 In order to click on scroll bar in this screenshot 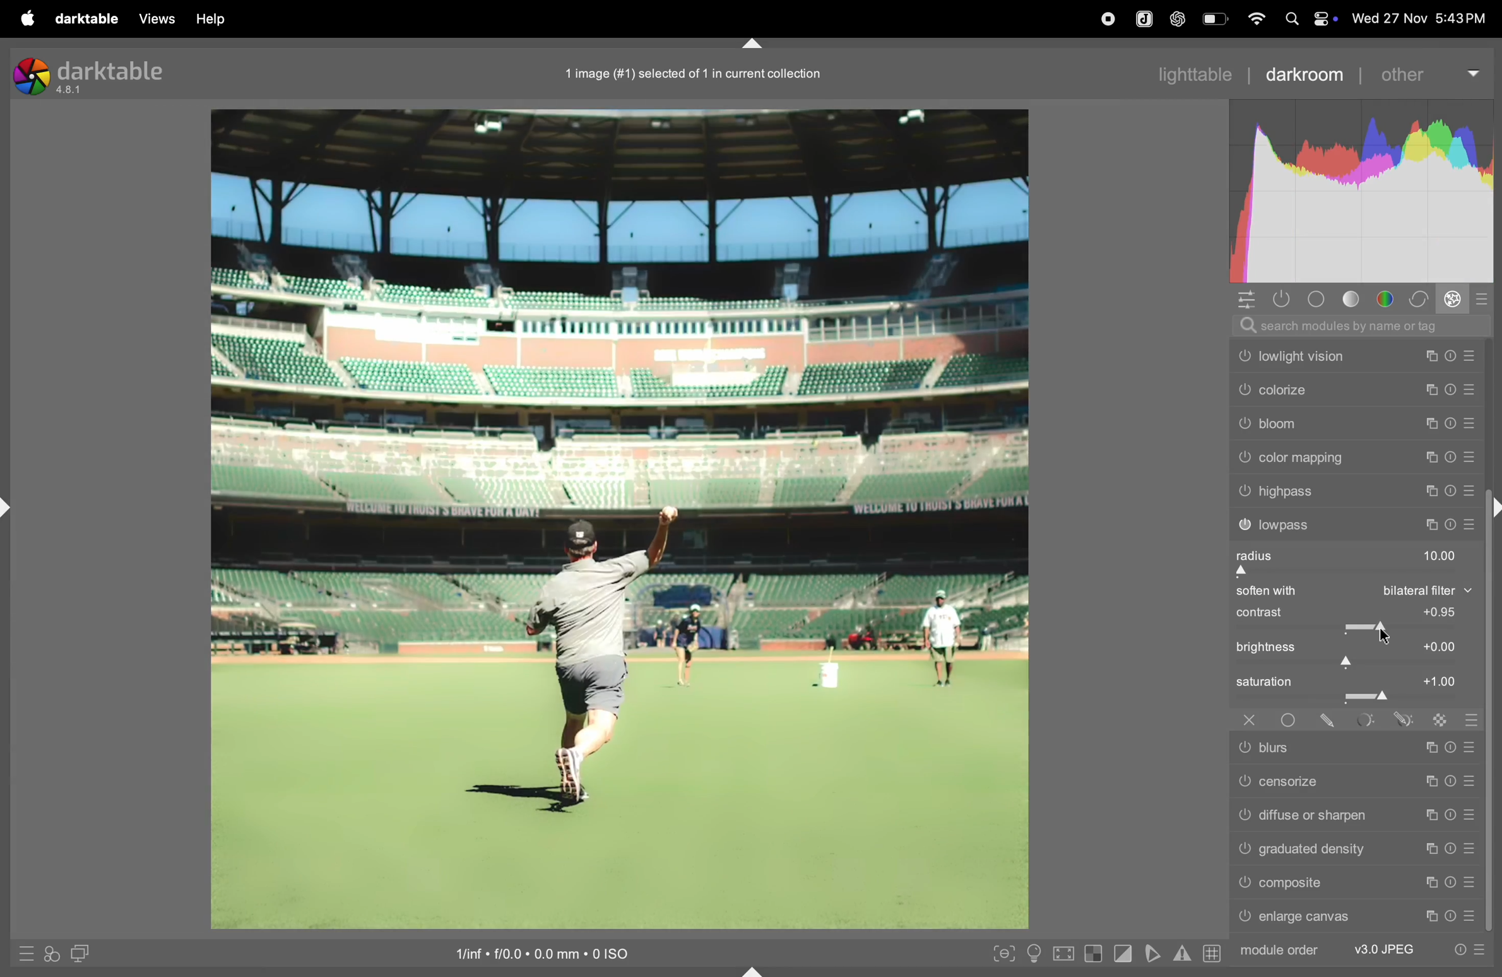, I will do `click(1493, 734)`.